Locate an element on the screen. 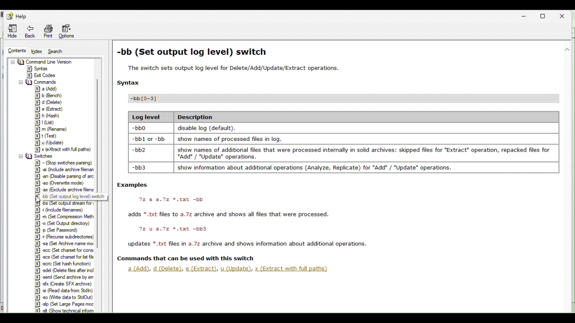 The height and width of the screenshot is (323, 575). #1 git (Show technical nfom is located at coordinates (67, 310).